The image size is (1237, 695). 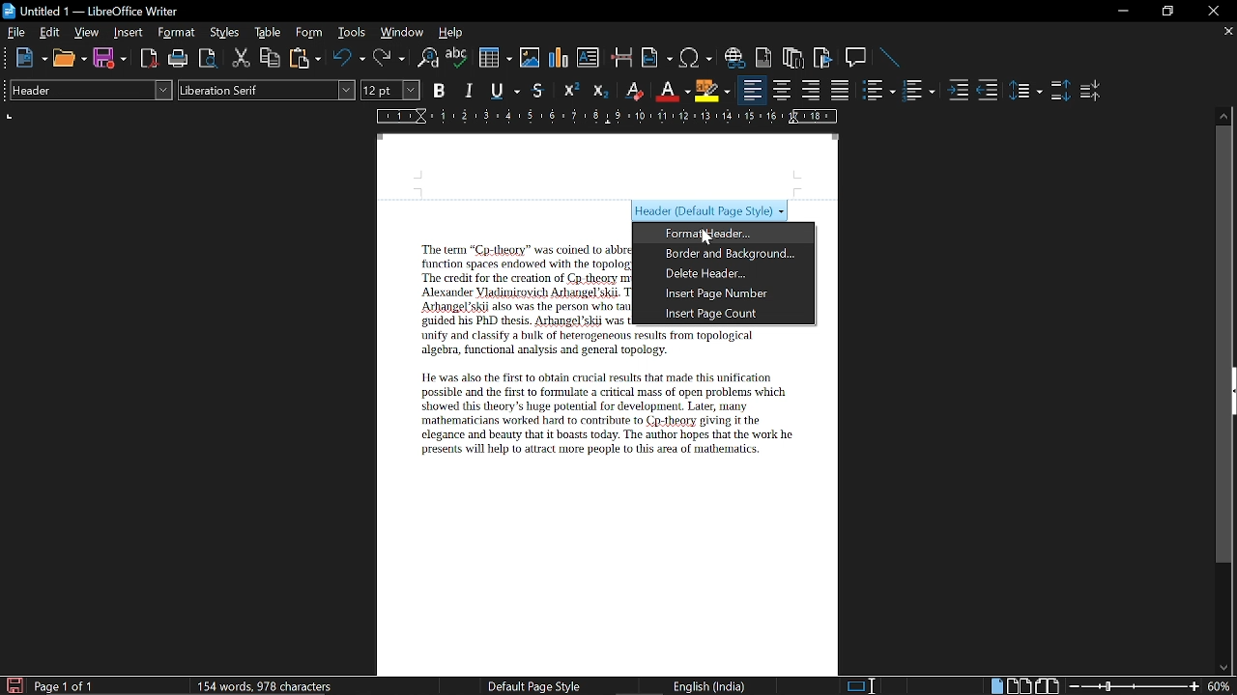 What do you see at coordinates (506, 92) in the screenshot?
I see `Underline` at bounding box center [506, 92].